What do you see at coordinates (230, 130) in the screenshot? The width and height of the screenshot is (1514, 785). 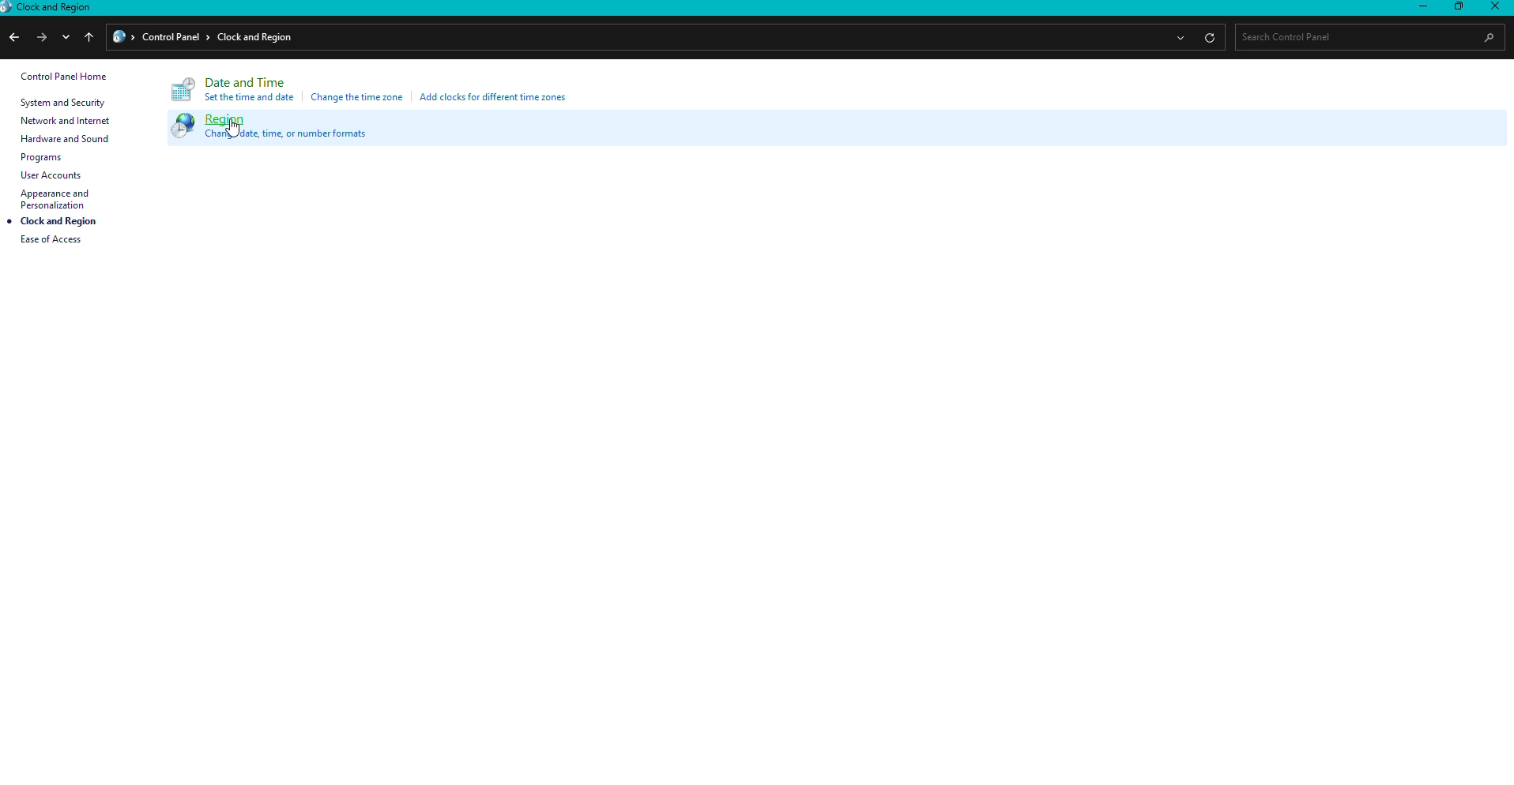 I see `cusor` at bounding box center [230, 130].